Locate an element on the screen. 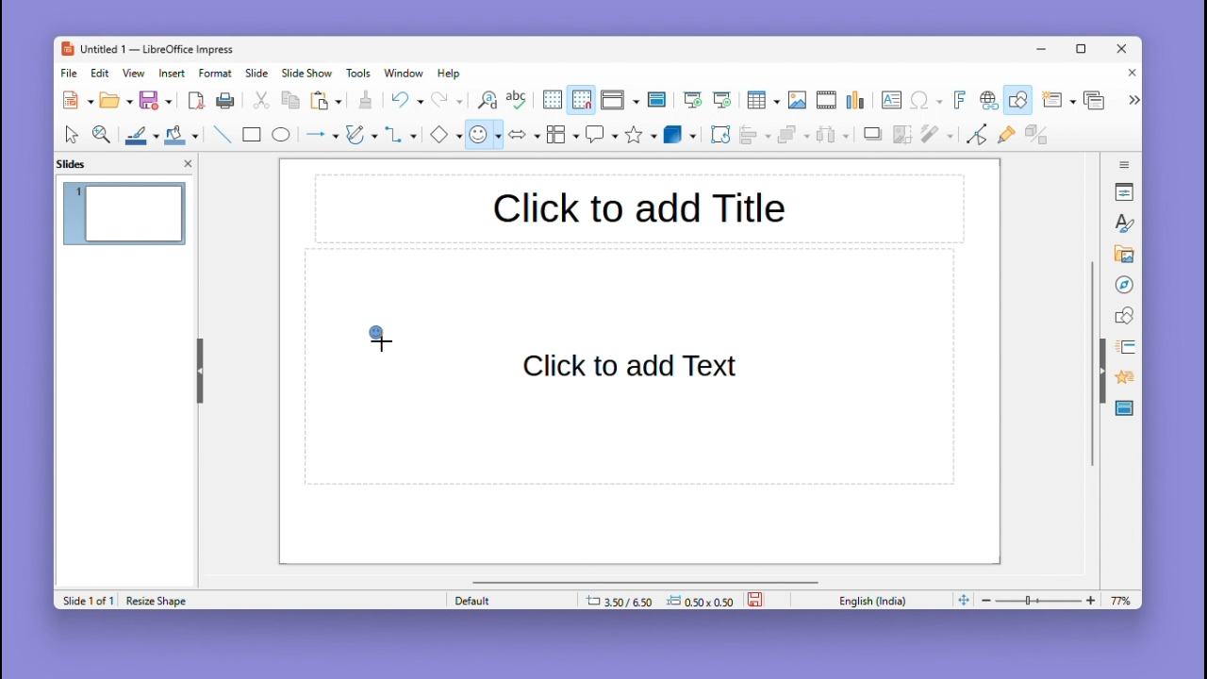 The image size is (1207, 679). Arrow is located at coordinates (320, 135).